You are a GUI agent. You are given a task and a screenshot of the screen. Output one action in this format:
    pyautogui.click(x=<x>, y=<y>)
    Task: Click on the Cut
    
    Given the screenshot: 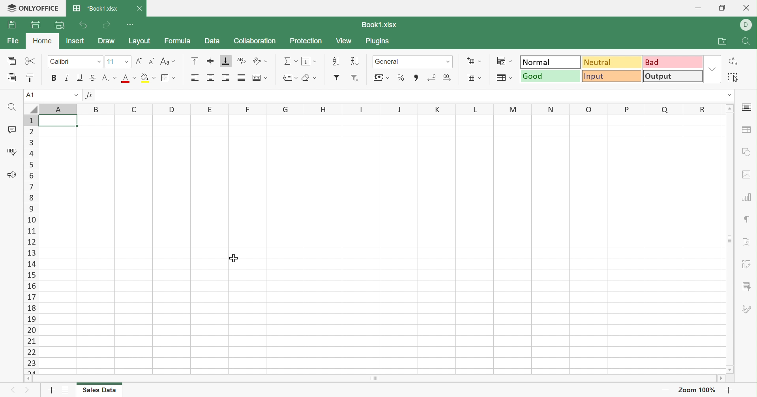 What is the action you would take?
    pyautogui.click(x=32, y=60)
    